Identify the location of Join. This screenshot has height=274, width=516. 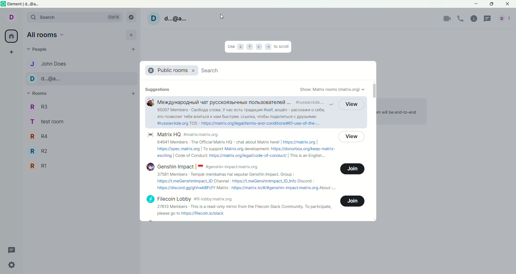
(352, 169).